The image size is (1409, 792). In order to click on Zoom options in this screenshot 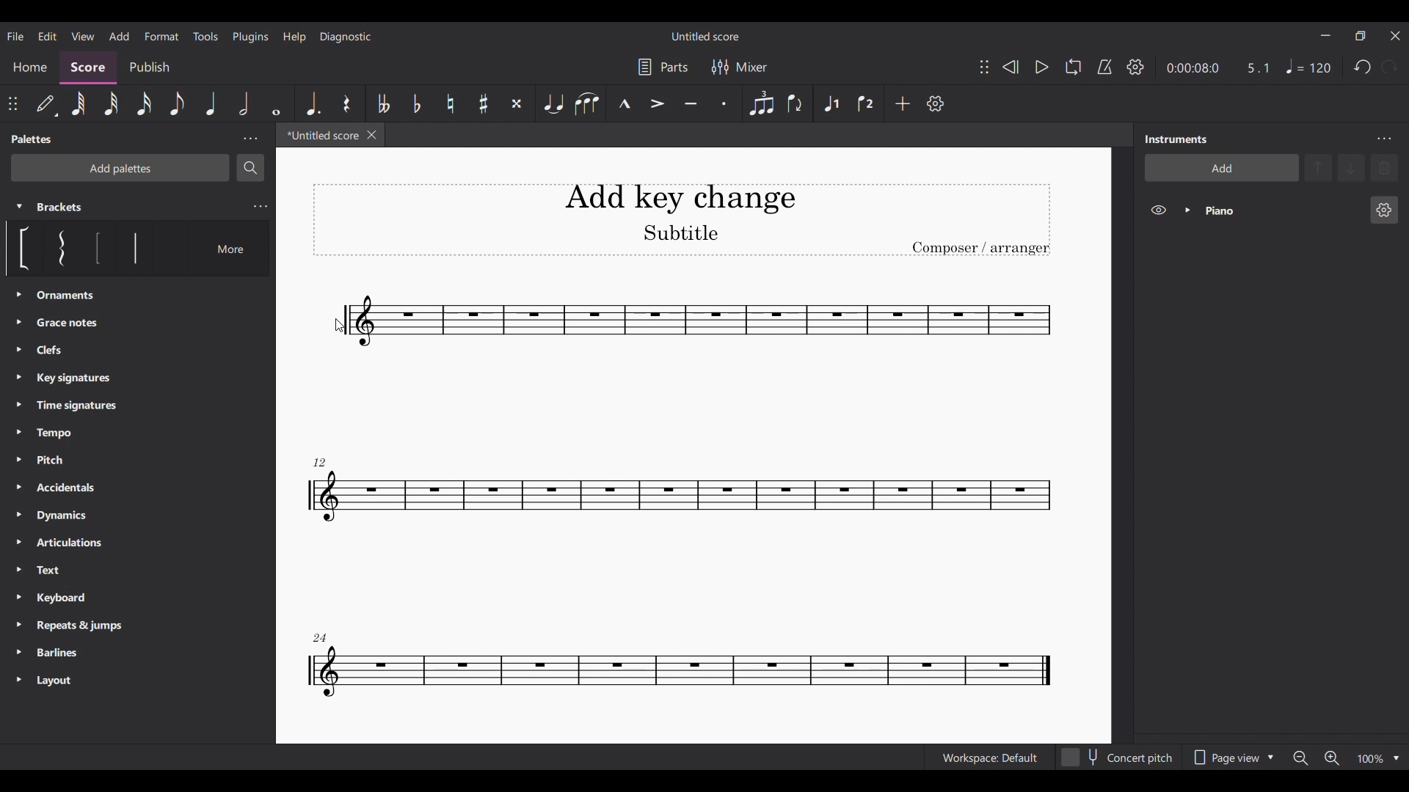, I will do `click(1396, 759)`.